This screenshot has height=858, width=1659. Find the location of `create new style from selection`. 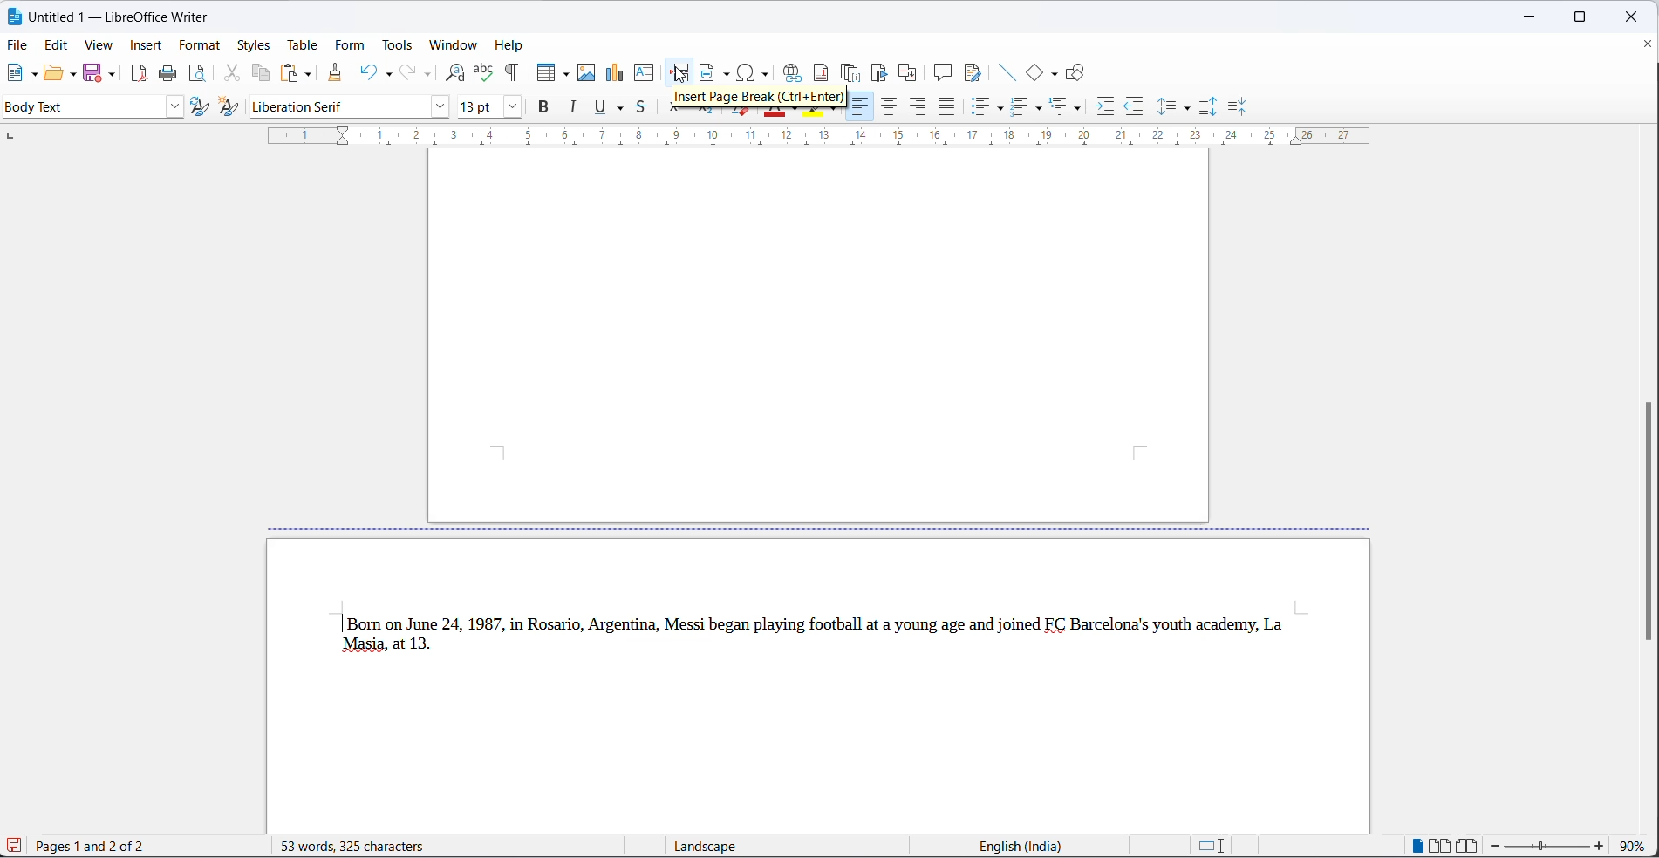

create new style from selection is located at coordinates (231, 107).